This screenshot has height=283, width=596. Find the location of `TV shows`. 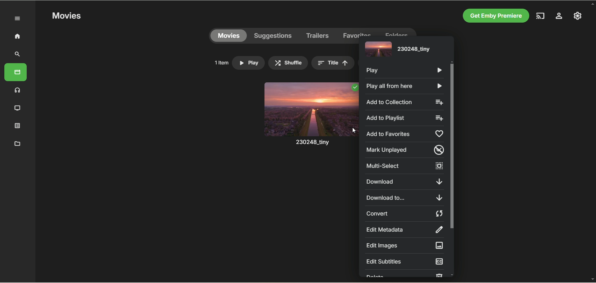

TV shows is located at coordinates (18, 108).